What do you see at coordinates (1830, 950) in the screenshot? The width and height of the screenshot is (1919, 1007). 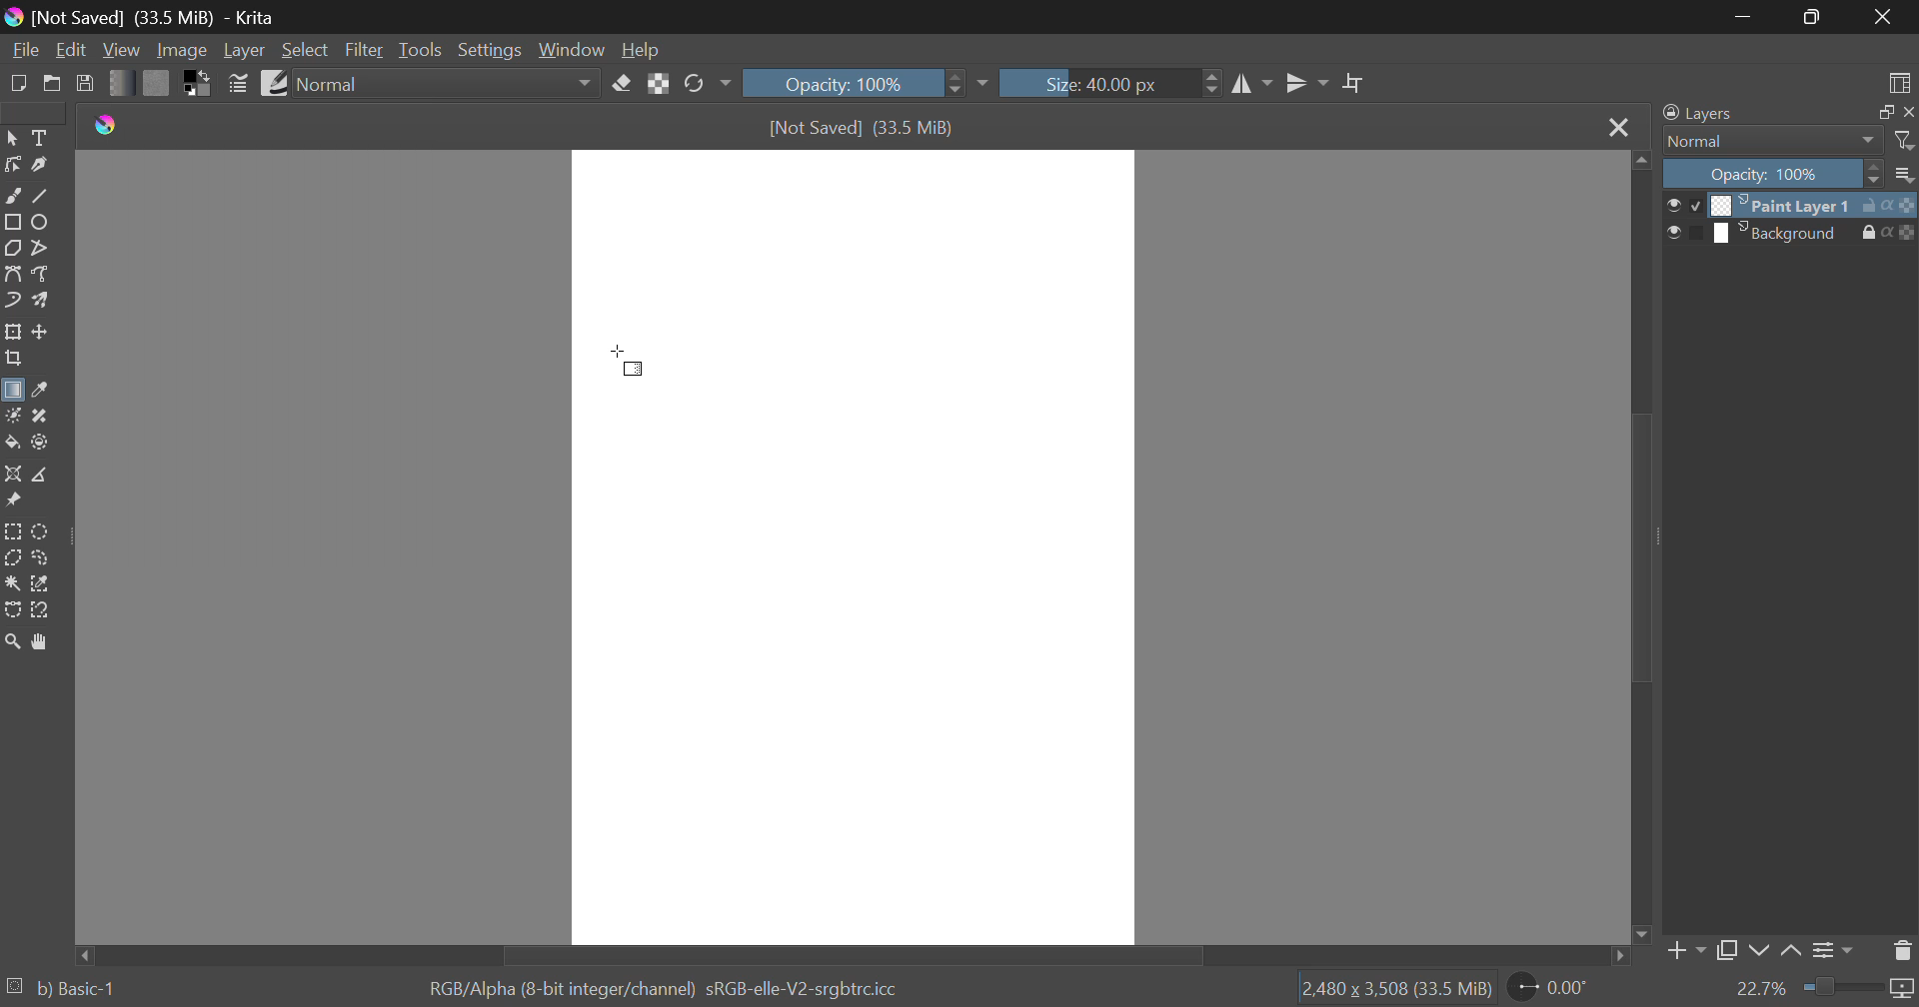 I see `Layer Settings` at bounding box center [1830, 950].